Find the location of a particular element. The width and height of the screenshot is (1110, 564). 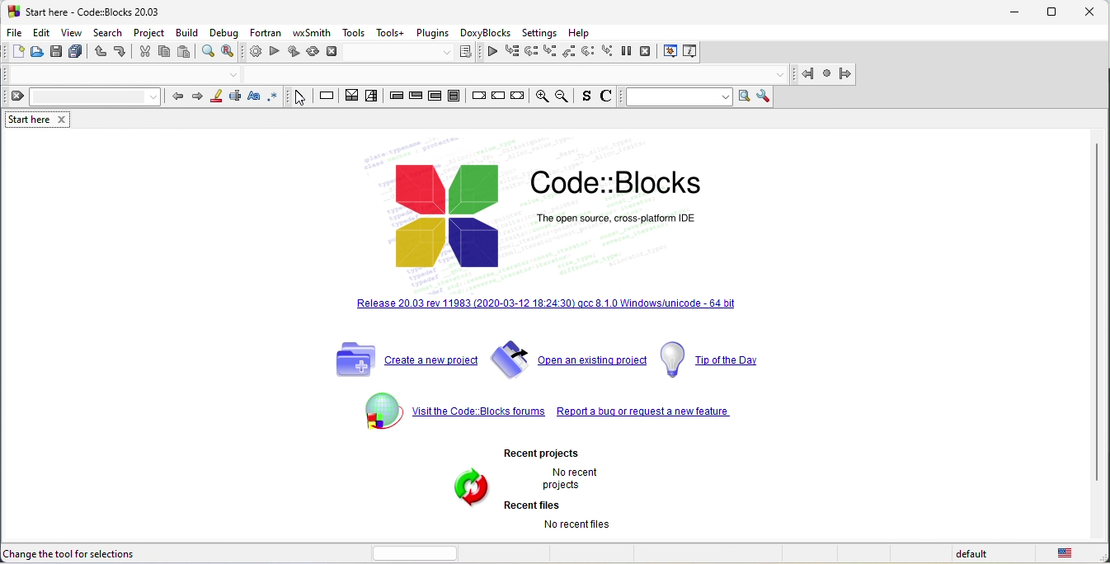

default is located at coordinates (966, 555).